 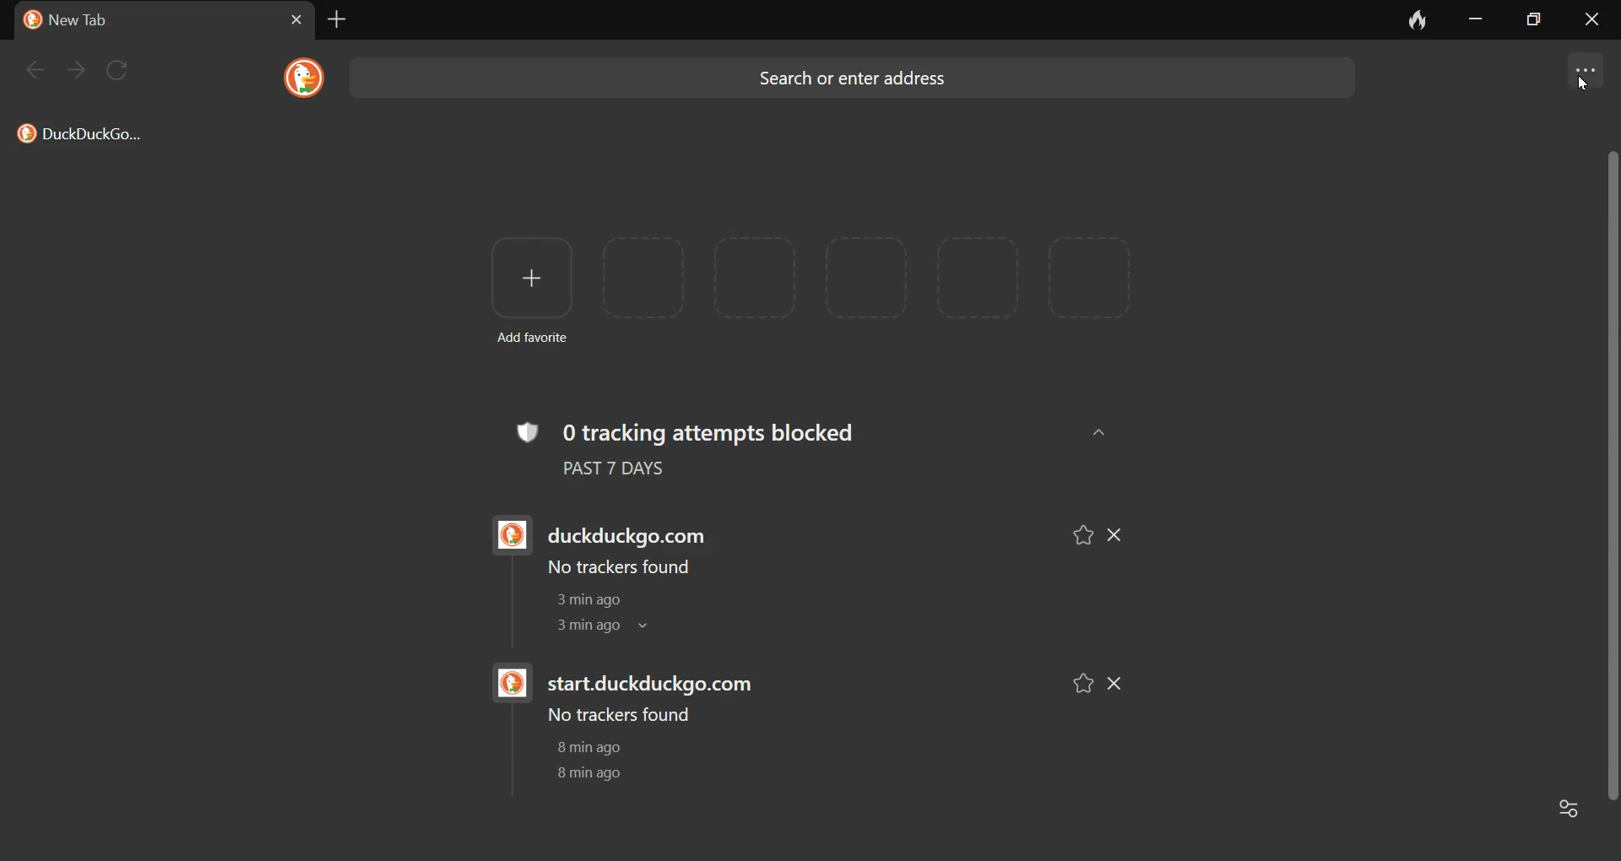 What do you see at coordinates (1102, 431) in the screenshot?
I see `up` at bounding box center [1102, 431].